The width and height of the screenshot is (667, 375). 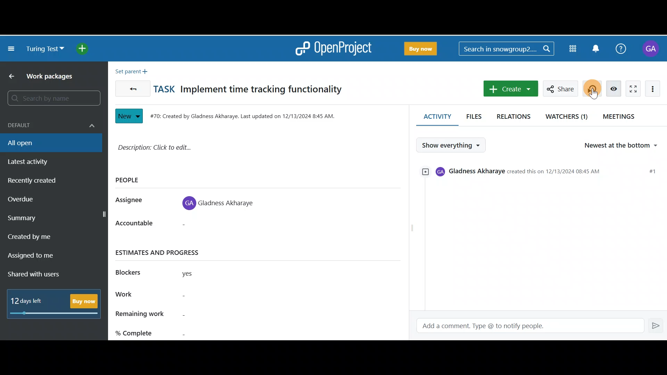 What do you see at coordinates (133, 201) in the screenshot?
I see `Assignee` at bounding box center [133, 201].